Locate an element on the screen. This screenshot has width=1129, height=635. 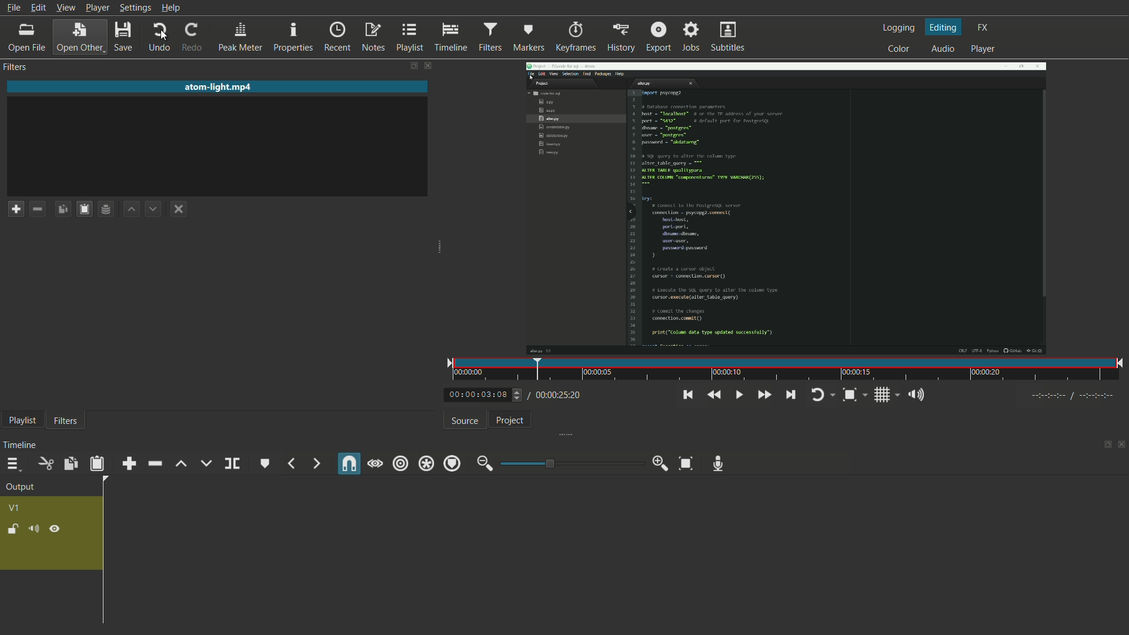
filters is located at coordinates (490, 37).